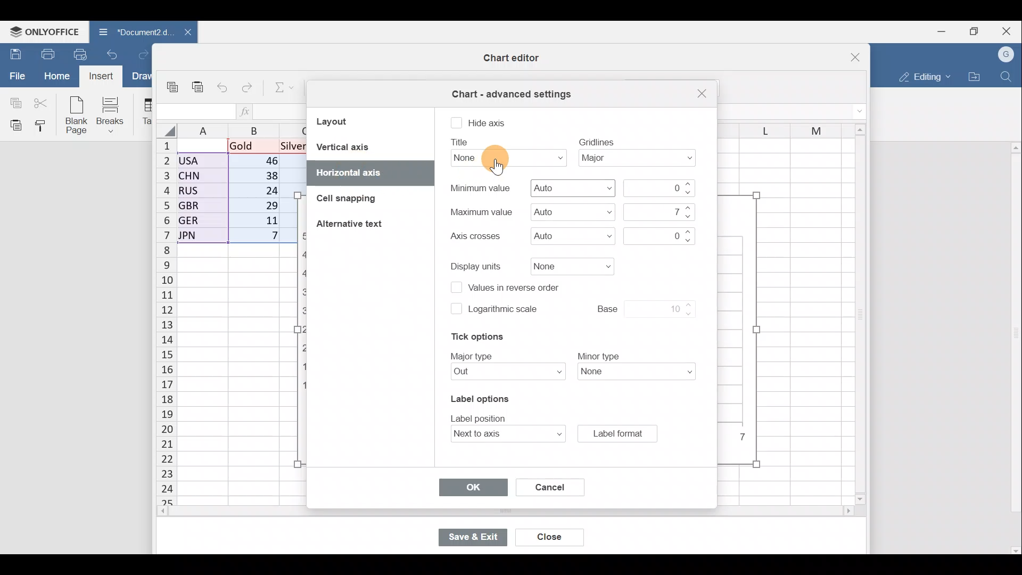 The height and width of the screenshot is (575, 1022). What do you see at coordinates (280, 89) in the screenshot?
I see `Summation` at bounding box center [280, 89].